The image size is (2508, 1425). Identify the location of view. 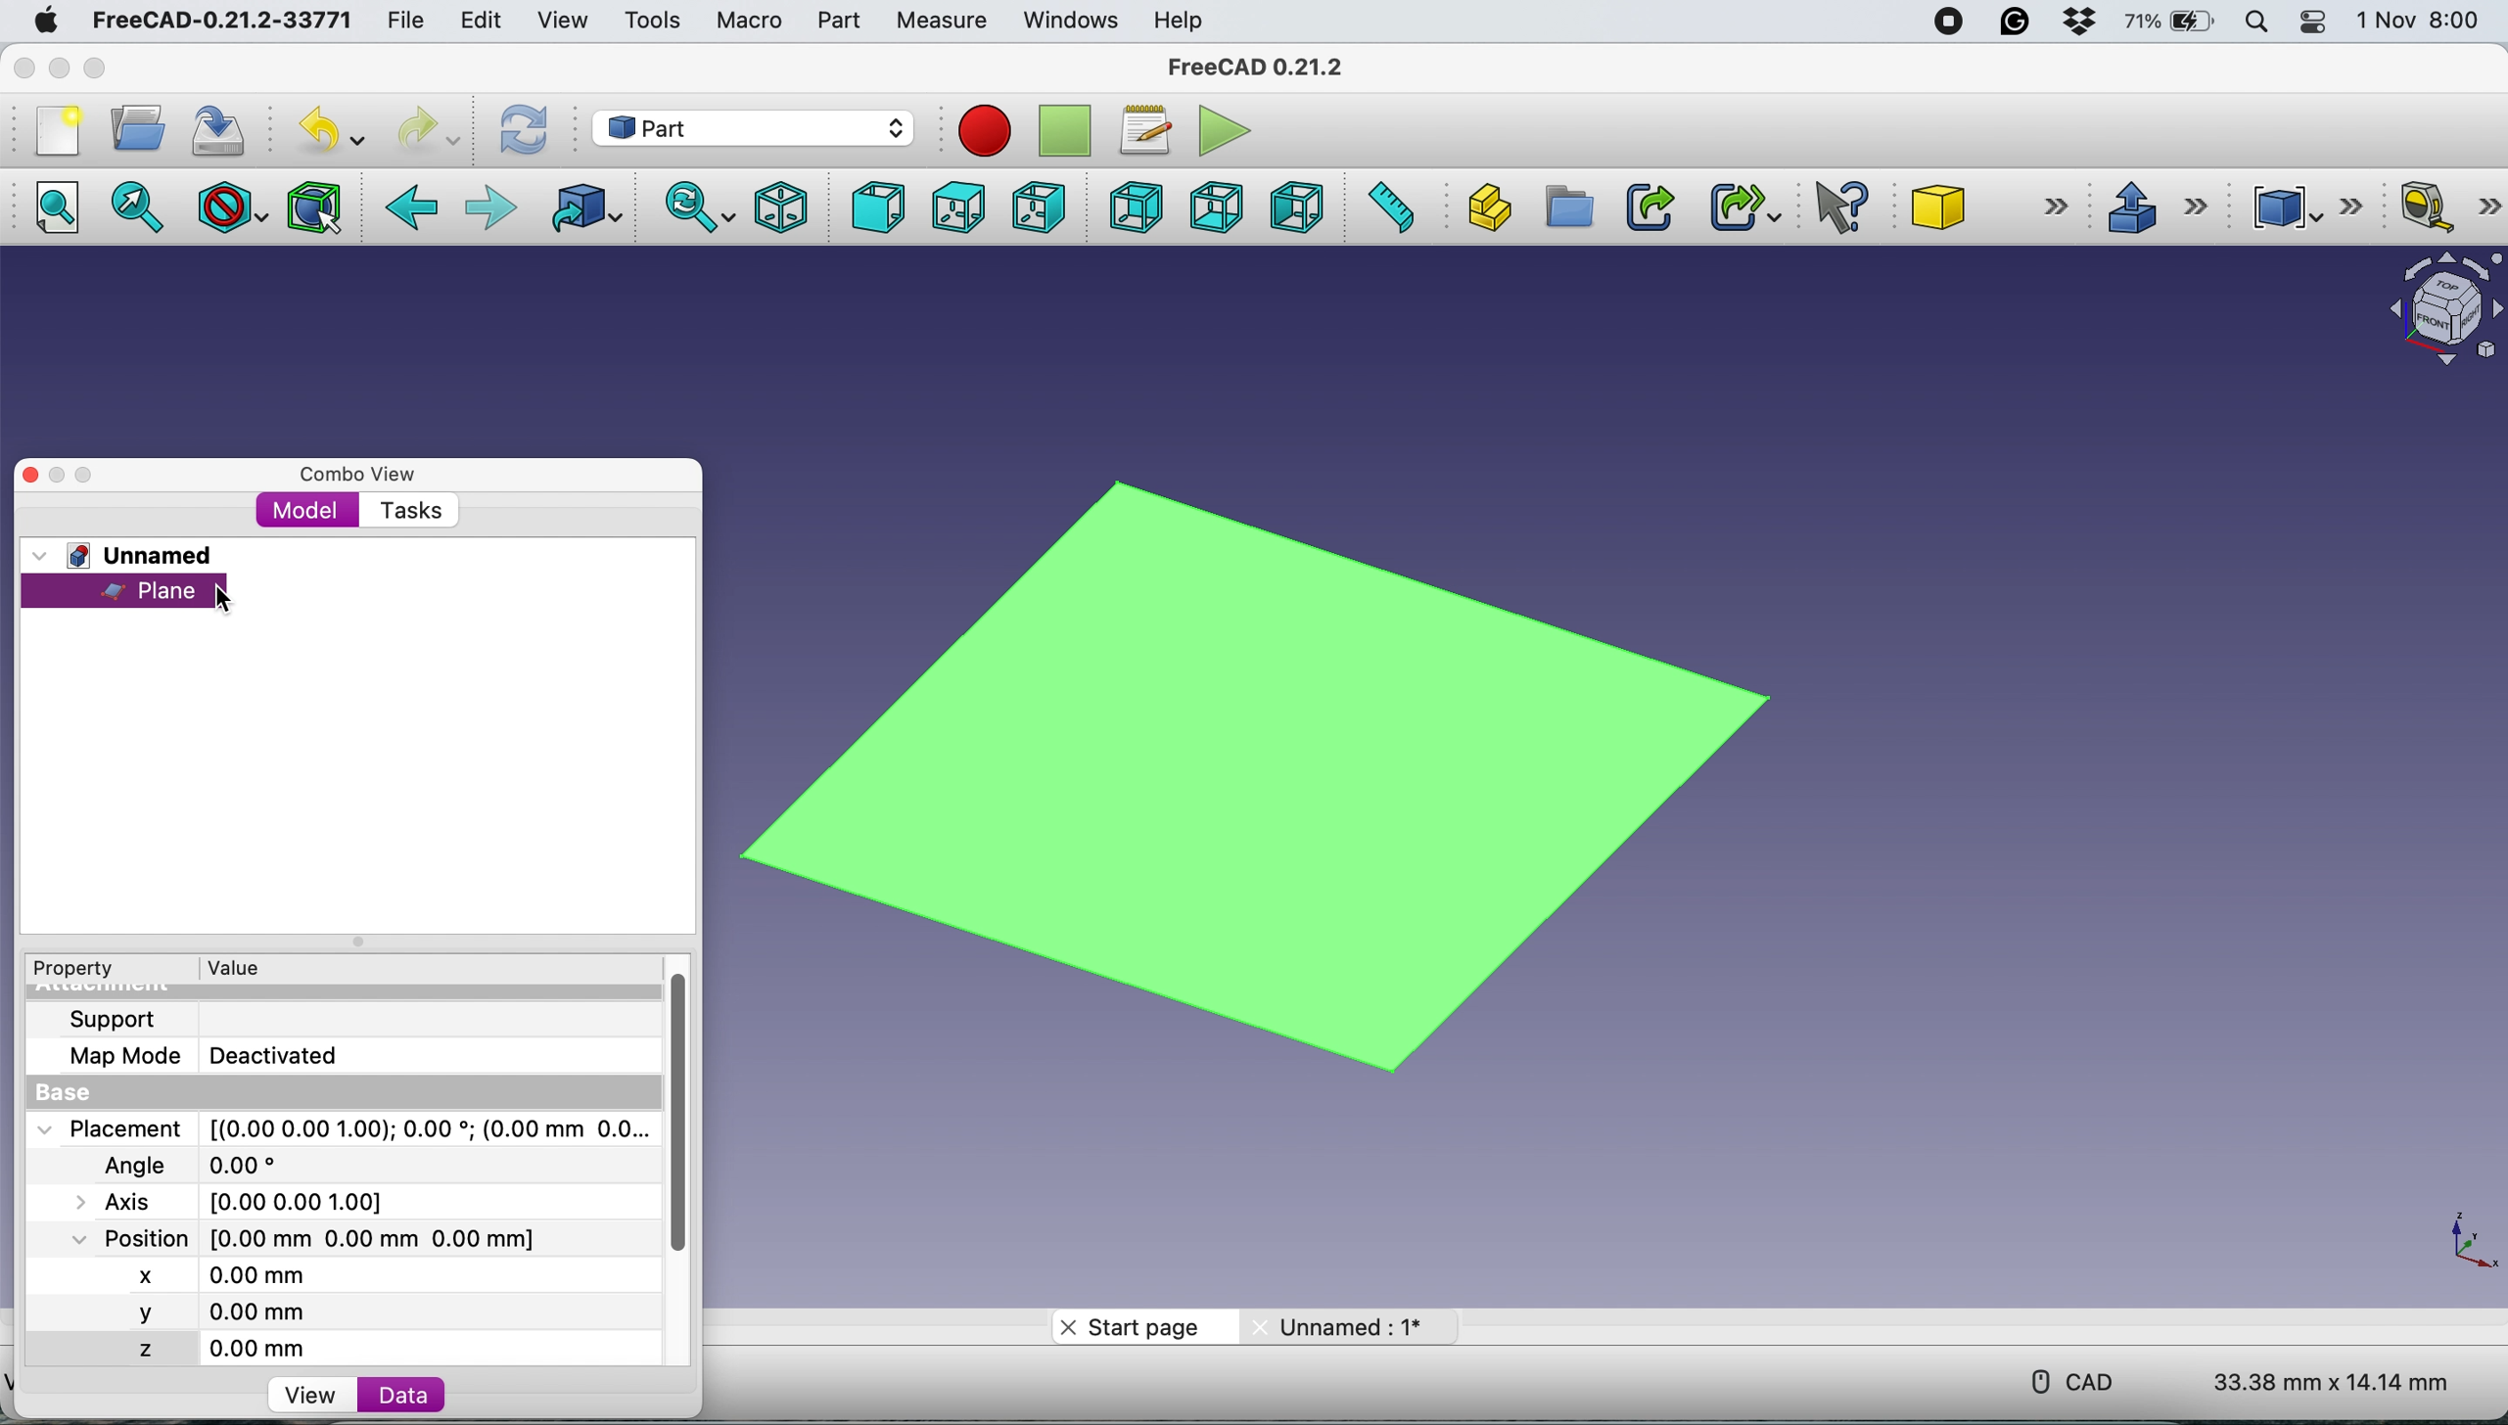
(563, 22).